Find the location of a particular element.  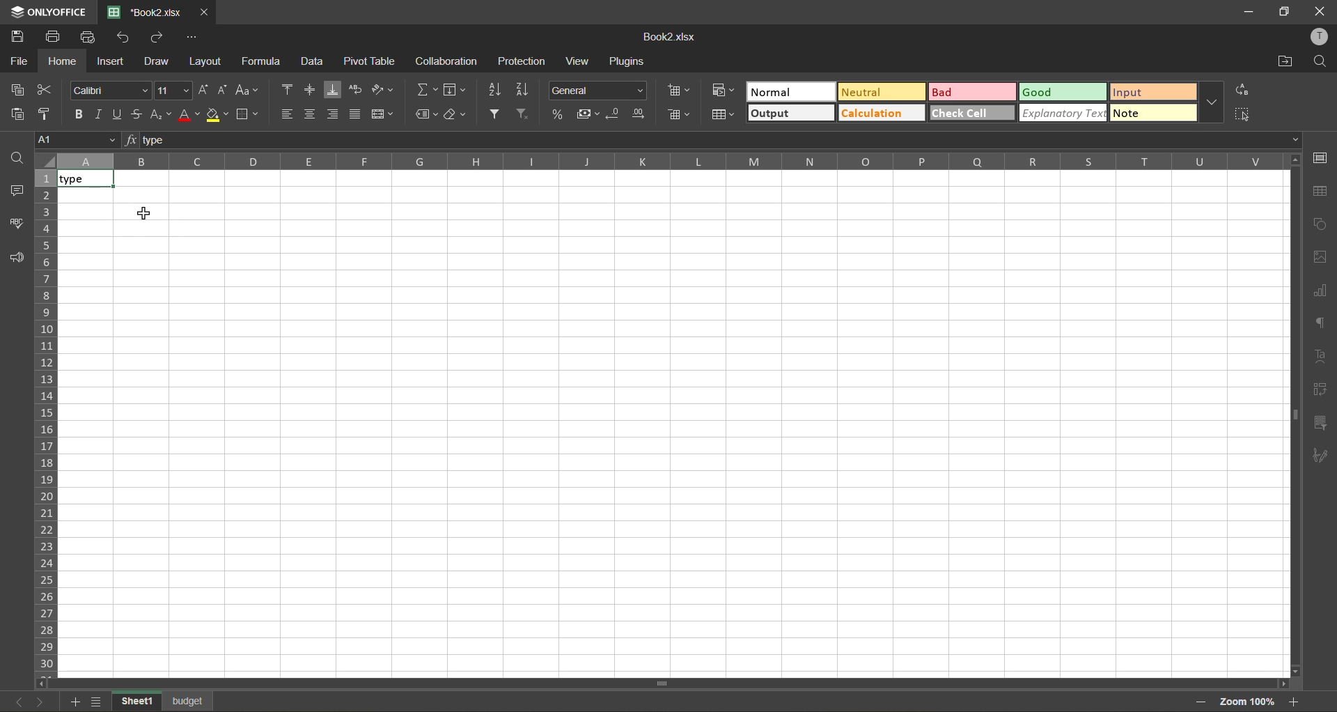

font size is located at coordinates (174, 90).